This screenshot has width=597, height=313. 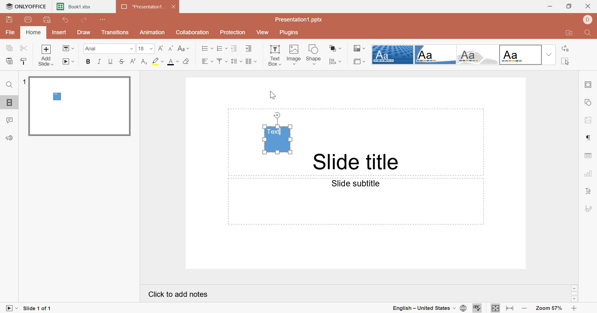 I want to click on Close, so click(x=589, y=7).